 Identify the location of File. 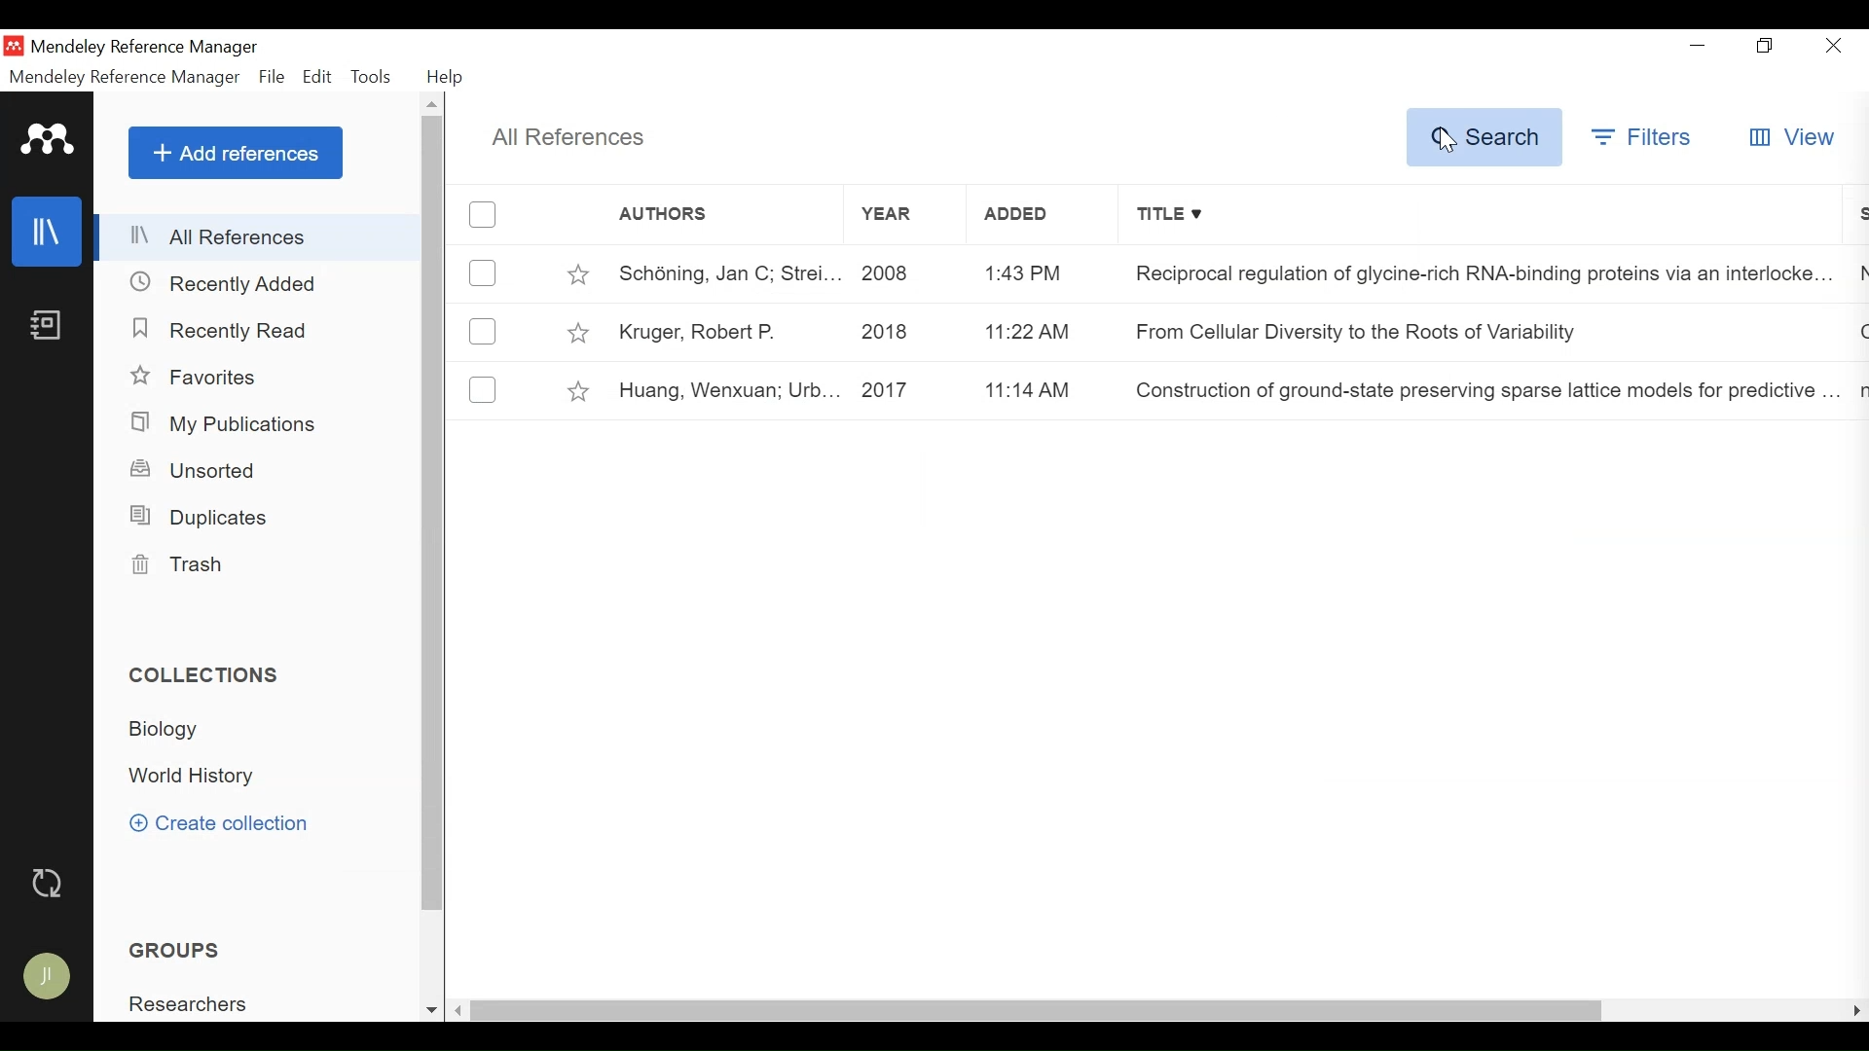
(273, 79).